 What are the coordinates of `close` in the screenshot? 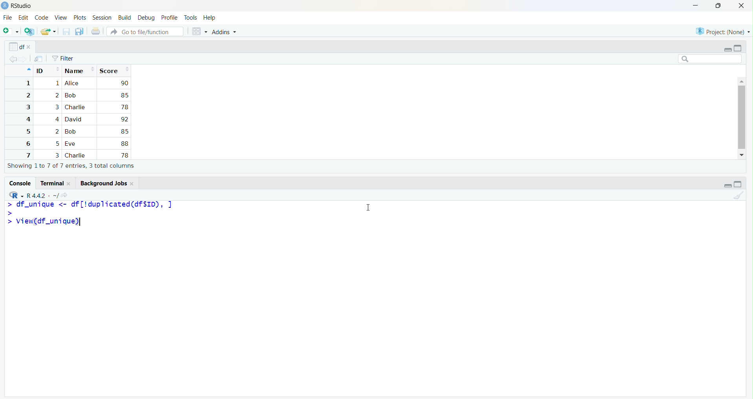 It's located at (70, 183).